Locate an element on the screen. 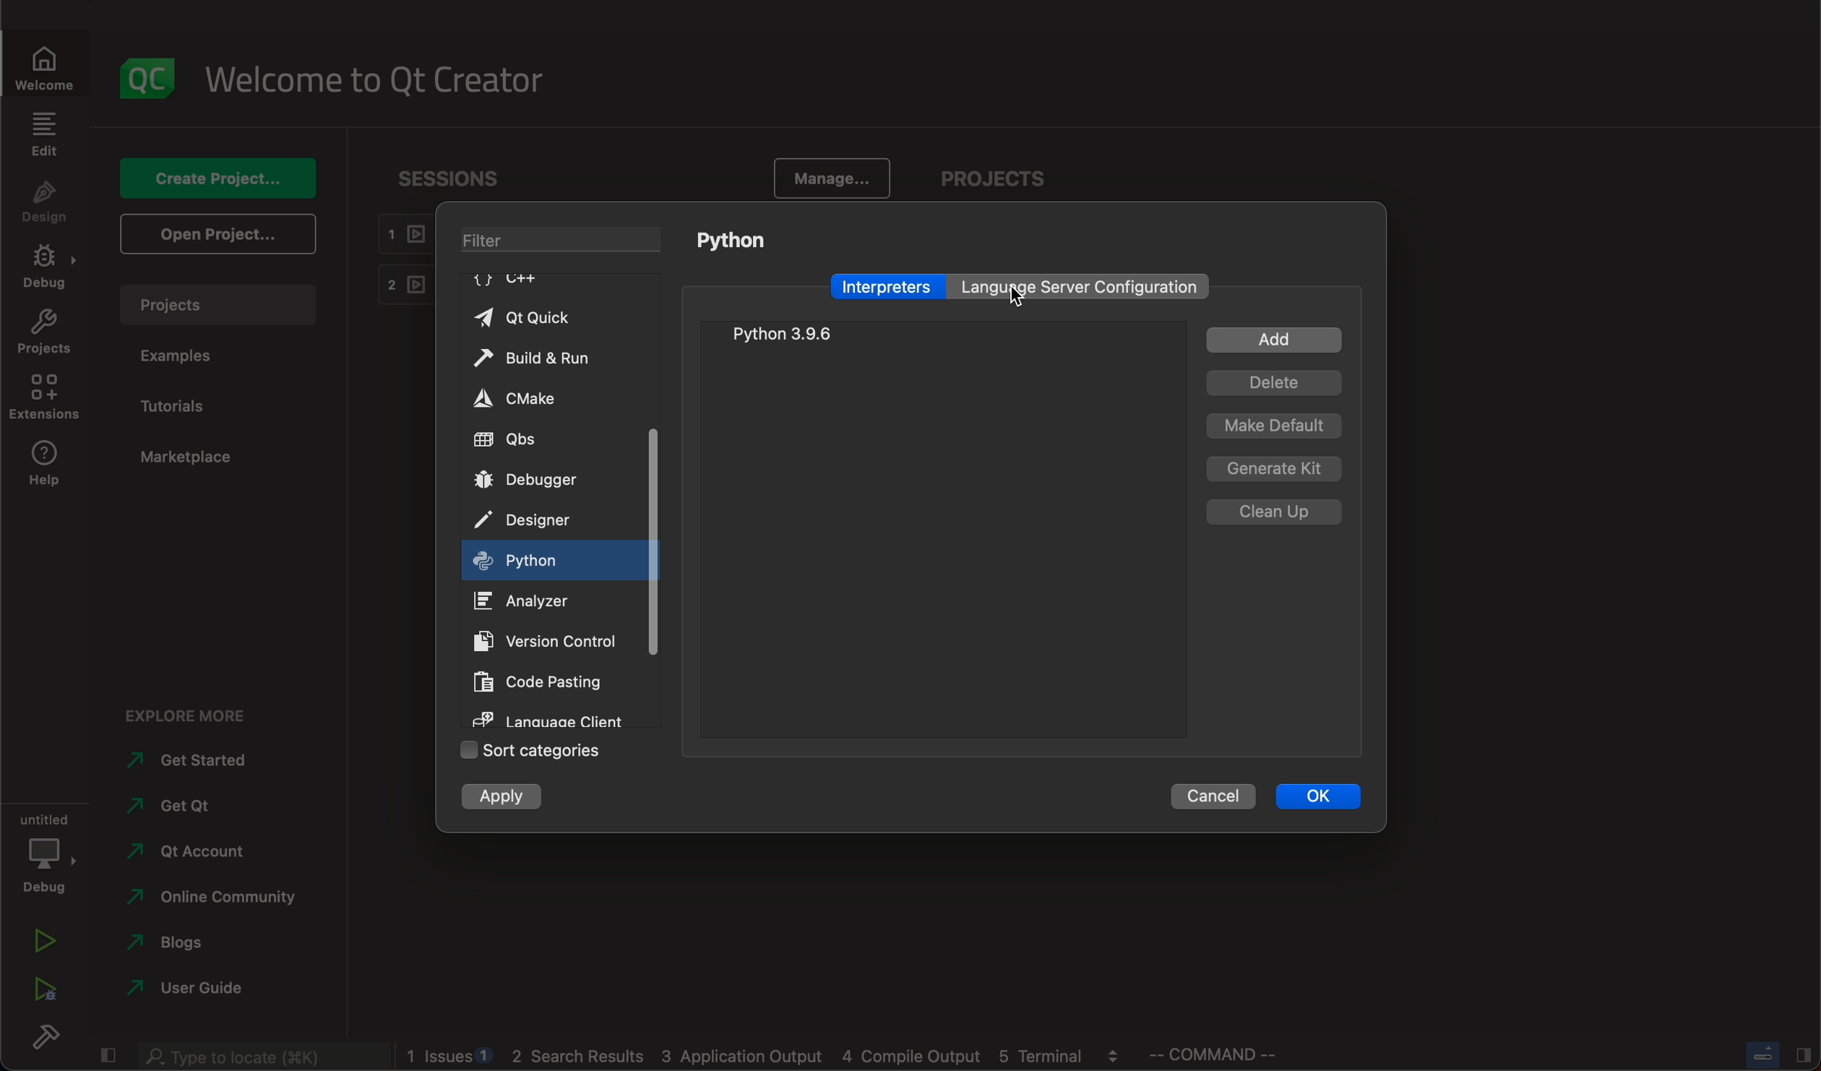 The width and height of the screenshot is (1821, 1071). started is located at coordinates (197, 763).